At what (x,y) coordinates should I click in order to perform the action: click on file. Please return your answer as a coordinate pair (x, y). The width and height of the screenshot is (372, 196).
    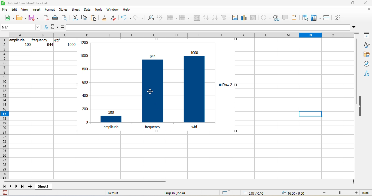
    Looking at the image, I should click on (6, 10).